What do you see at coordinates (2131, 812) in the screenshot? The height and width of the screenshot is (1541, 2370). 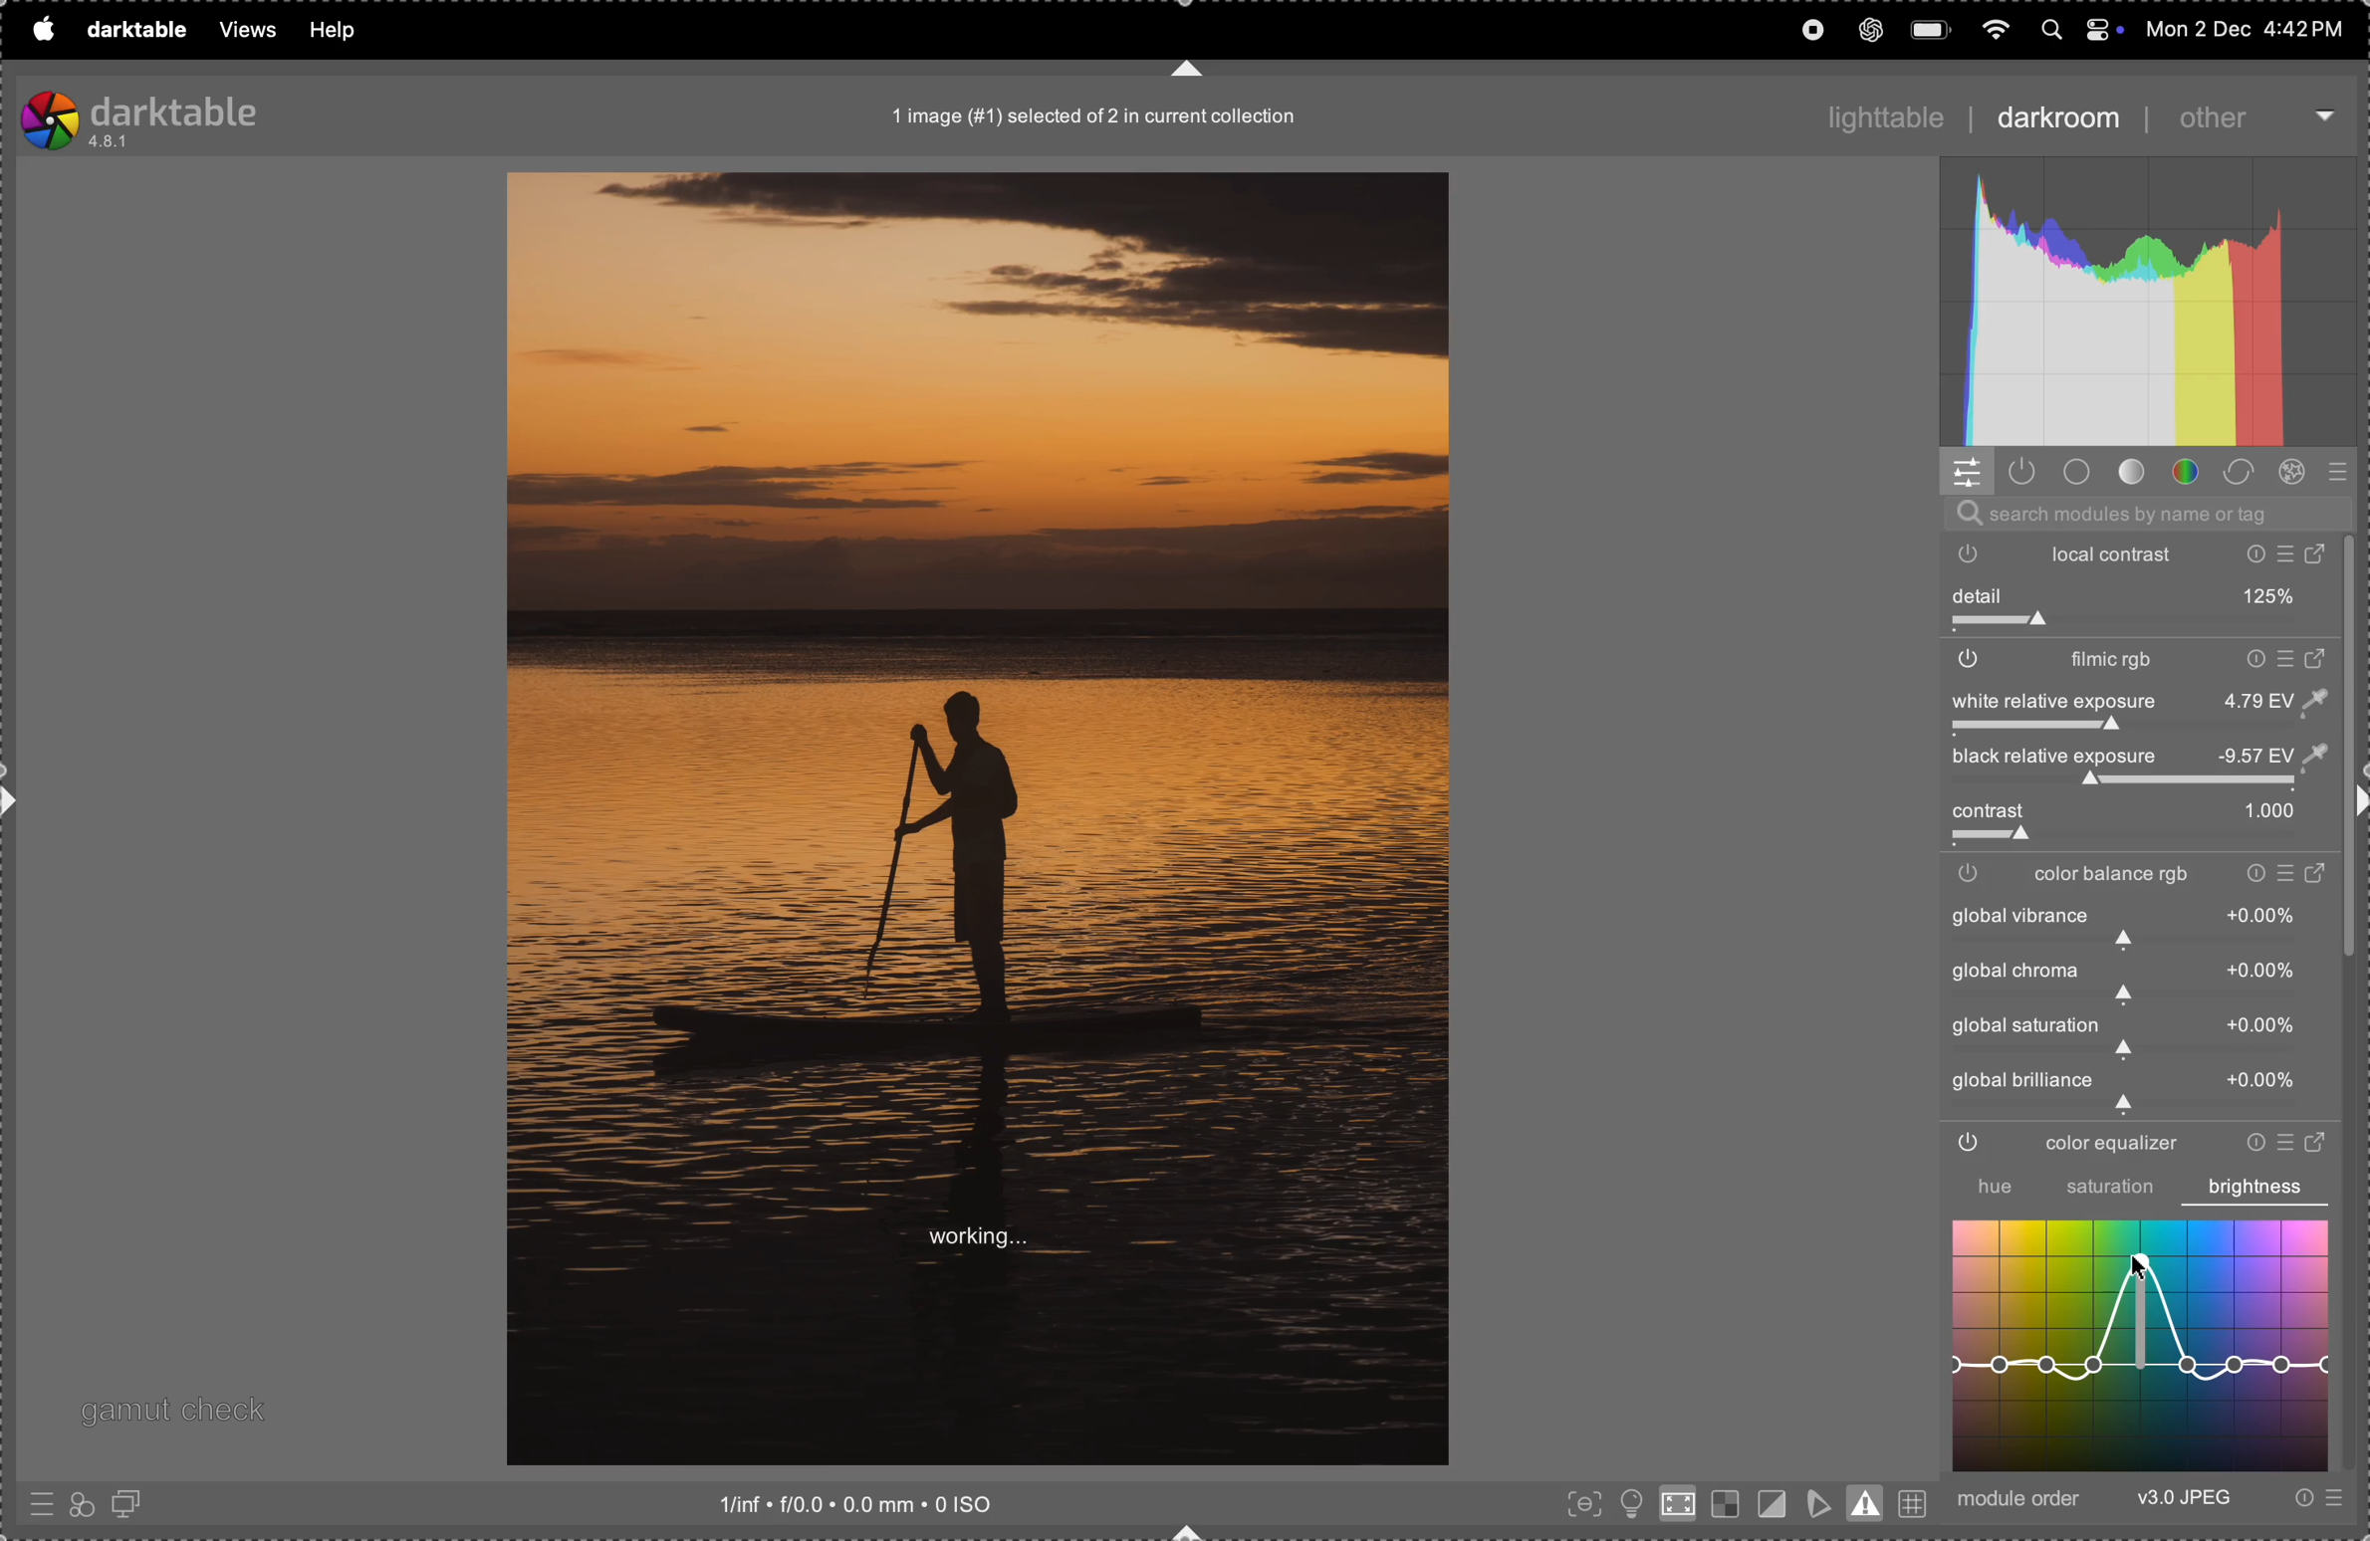 I see `contrast` at bounding box center [2131, 812].